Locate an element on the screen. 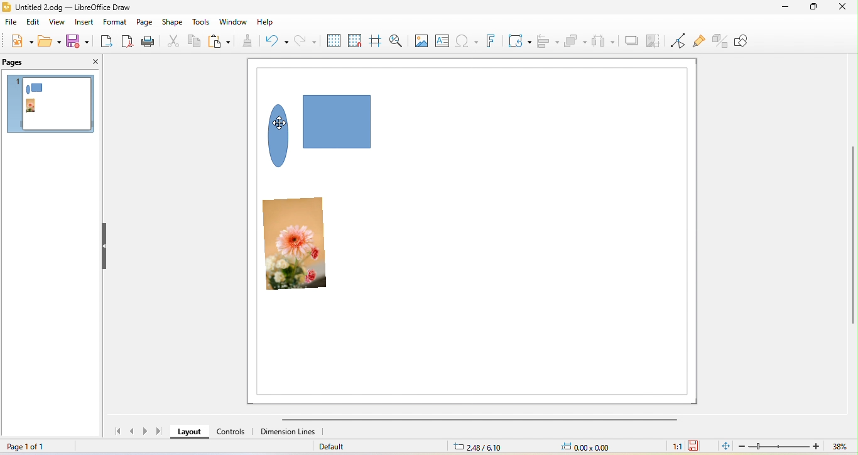 The height and width of the screenshot is (455, 858). export is located at coordinates (107, 42).